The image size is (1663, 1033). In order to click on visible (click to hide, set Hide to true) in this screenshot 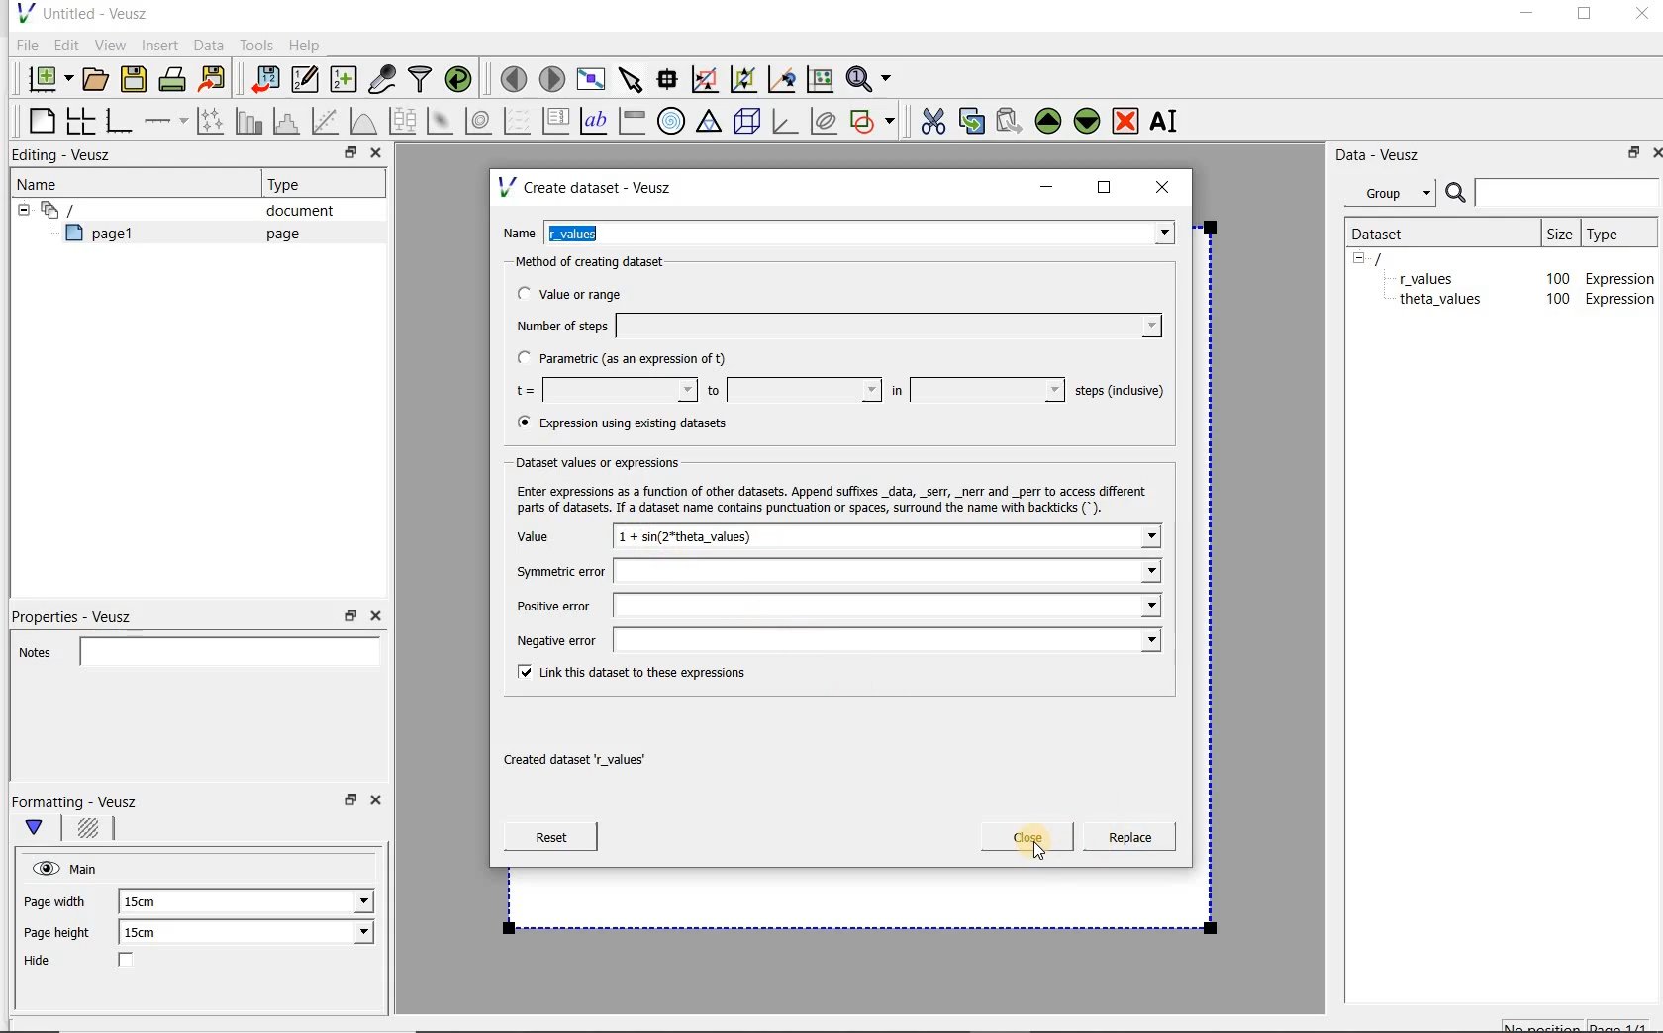, I will do `click(43, 868)`.